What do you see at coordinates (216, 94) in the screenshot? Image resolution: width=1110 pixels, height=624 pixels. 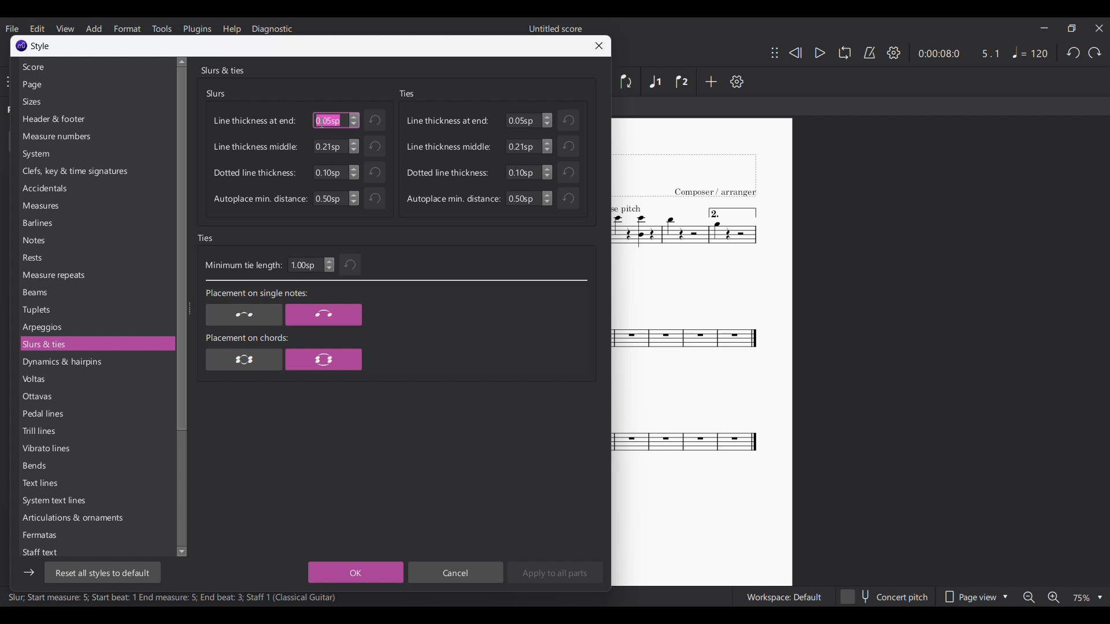 I see `Slurs` at bounding box center [216, 94].